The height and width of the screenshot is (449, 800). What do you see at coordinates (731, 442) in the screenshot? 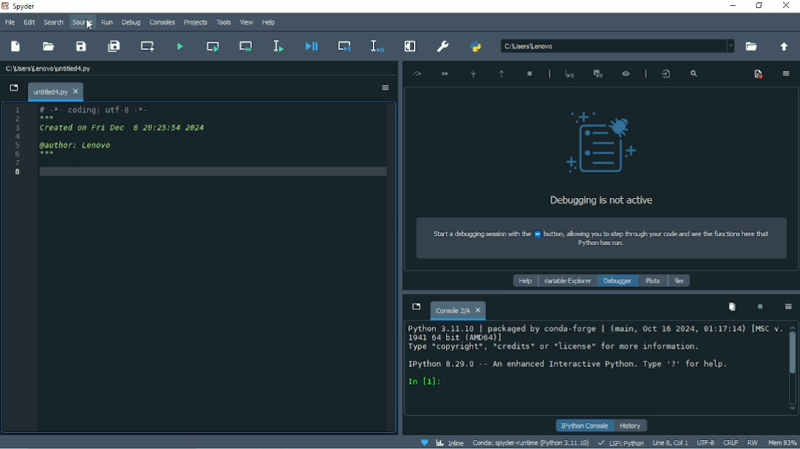
I see `CRLF` at bounding box center [731, 442].